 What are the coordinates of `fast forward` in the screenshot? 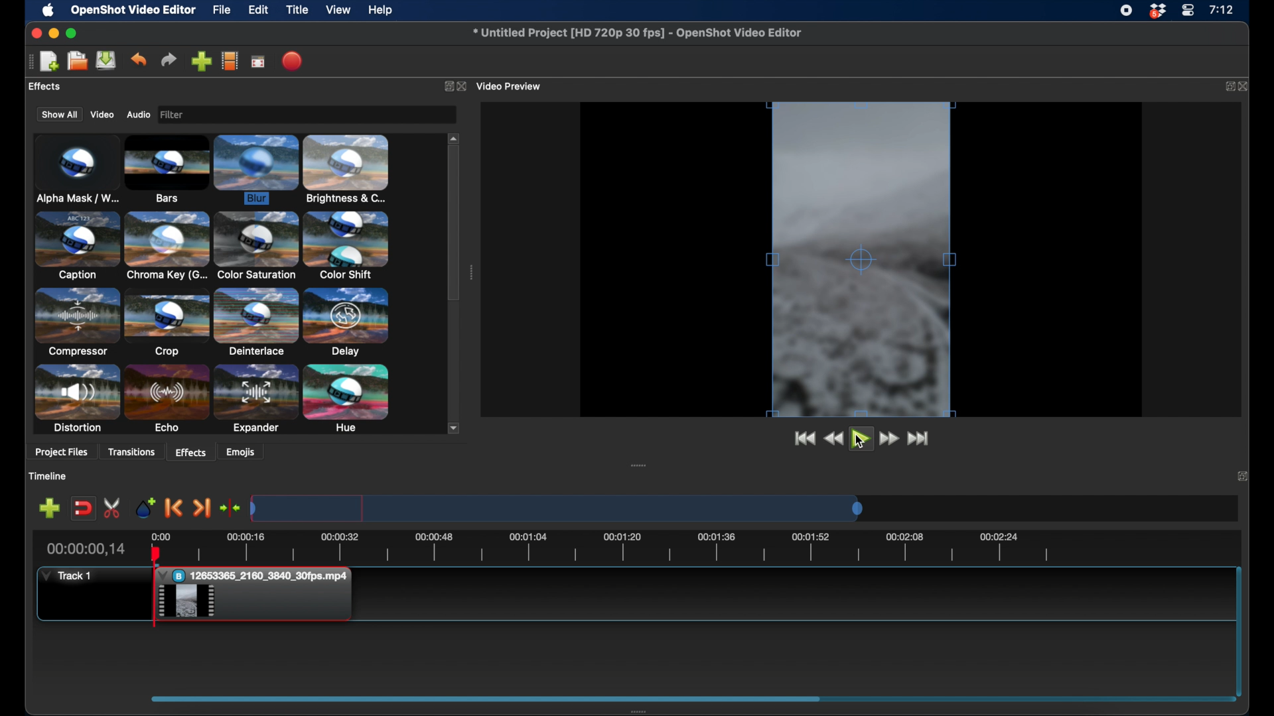 It's located at (890, 439).